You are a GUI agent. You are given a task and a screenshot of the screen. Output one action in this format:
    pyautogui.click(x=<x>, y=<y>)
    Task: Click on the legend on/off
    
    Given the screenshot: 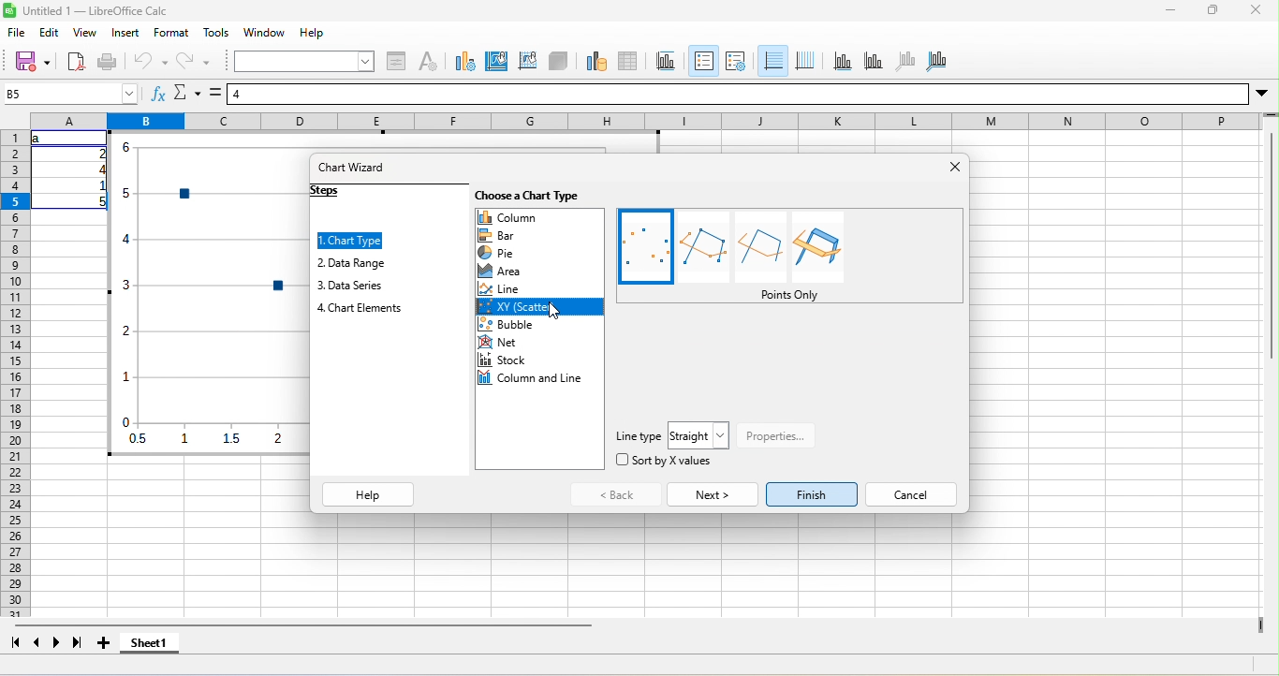 What is the action you would take?
    pyautogui.click(x=704, y=61)
    